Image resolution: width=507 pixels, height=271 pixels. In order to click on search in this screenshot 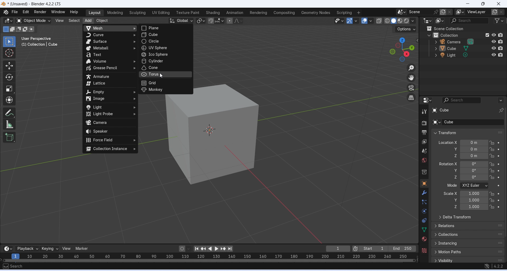, I will do `click(14, 266)`.